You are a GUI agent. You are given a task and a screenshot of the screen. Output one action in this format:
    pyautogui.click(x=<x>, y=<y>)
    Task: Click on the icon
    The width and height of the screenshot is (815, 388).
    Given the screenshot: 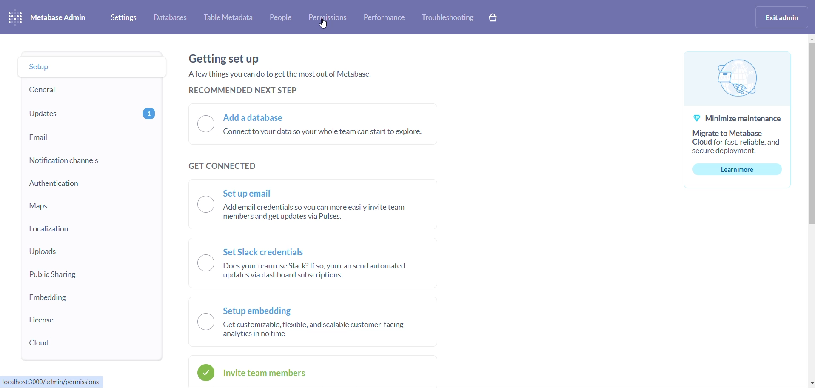 What is the action you would take?
    pyautogui.click(x=205, y=372)
    